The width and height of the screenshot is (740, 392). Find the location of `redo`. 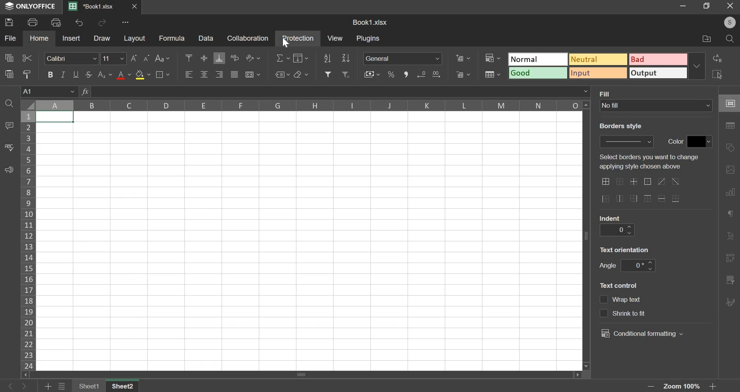

redo is located at coordinates (102, 23).